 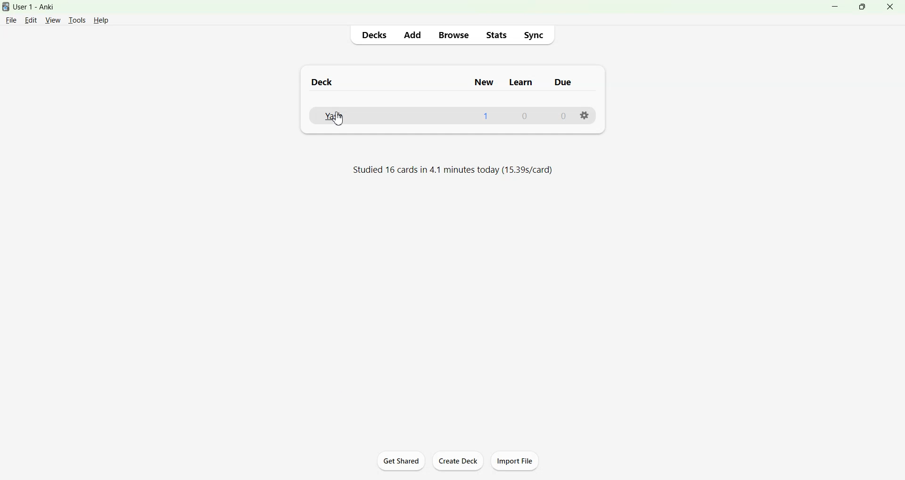 What do you see at coordinates (412, 35) in the screenshot?
I see `Add` at bounding box center [412, 35].